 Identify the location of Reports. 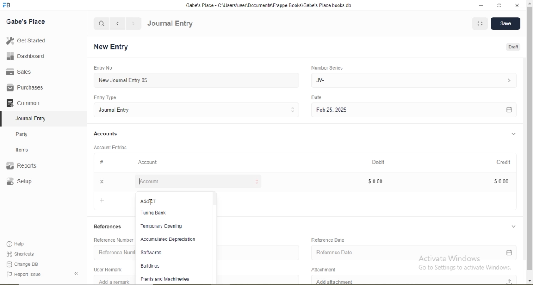
(25, 166).